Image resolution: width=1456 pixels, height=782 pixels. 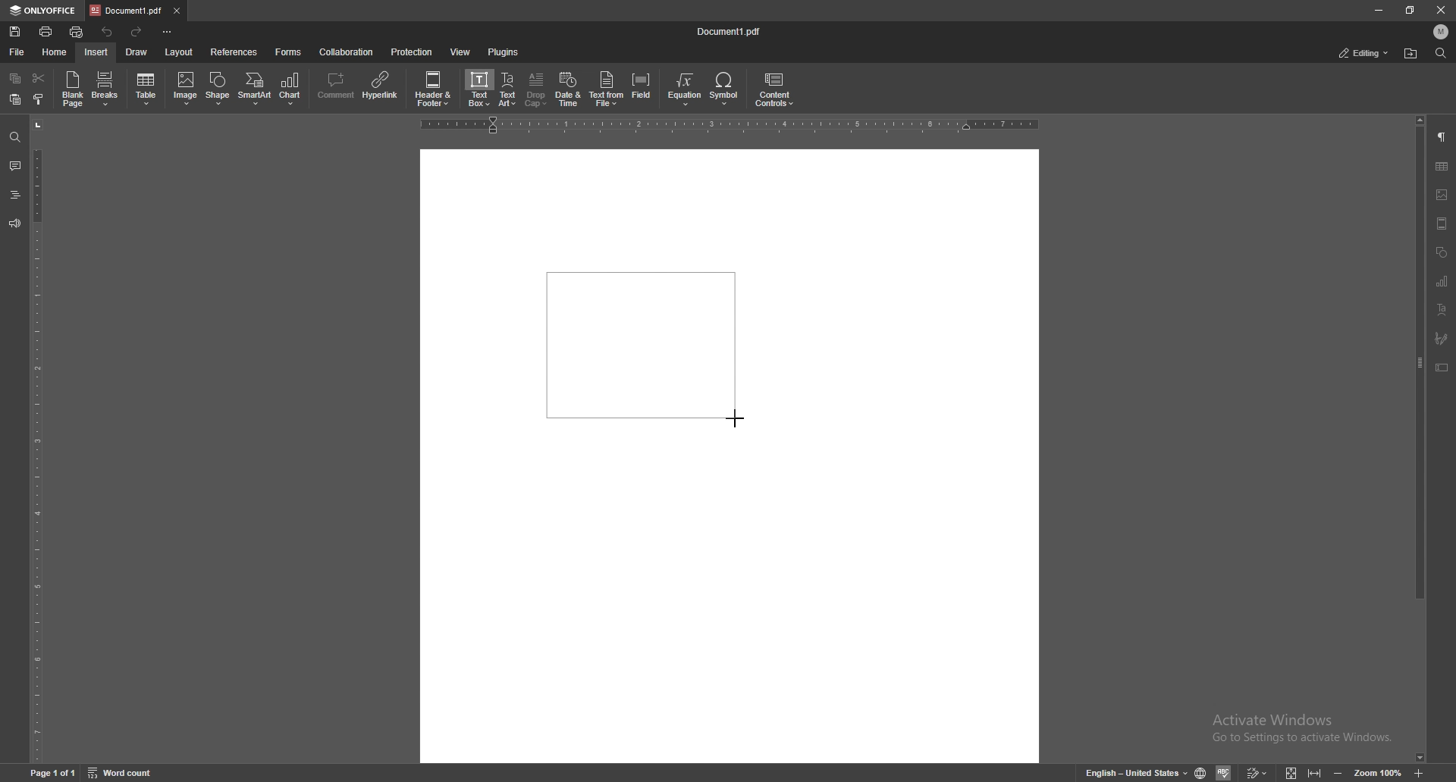 What do you see at coordinates (45, 32) in the screenshot?
I see `print` at bounding box center [45, 32].